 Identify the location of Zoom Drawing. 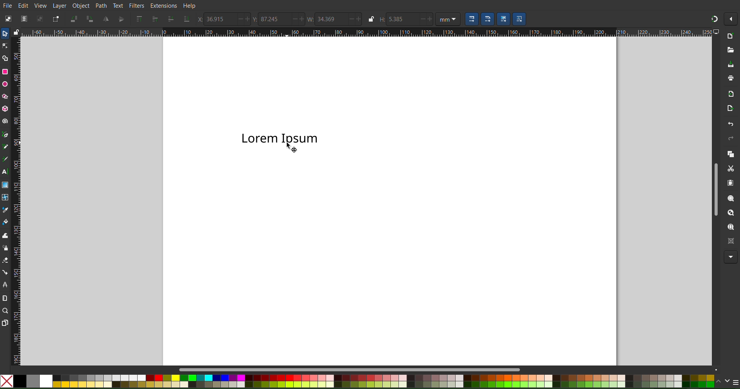
(728, 213).